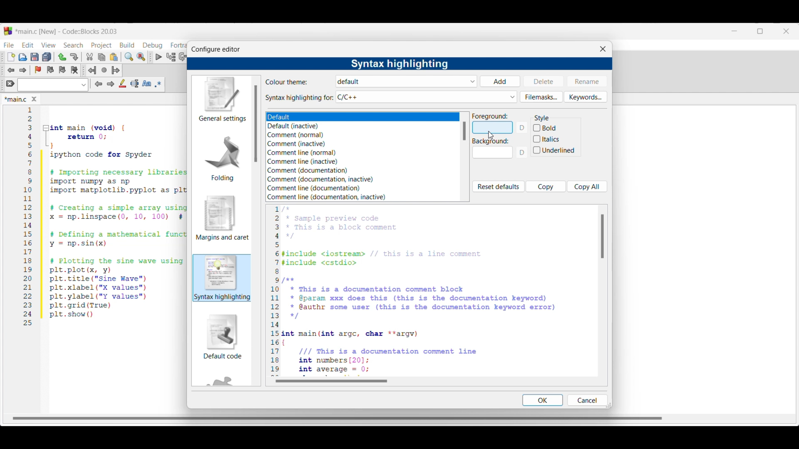  Describe the element at coordinates (159, 57) in the screenshot. I see `Debug/Continue` at that location.